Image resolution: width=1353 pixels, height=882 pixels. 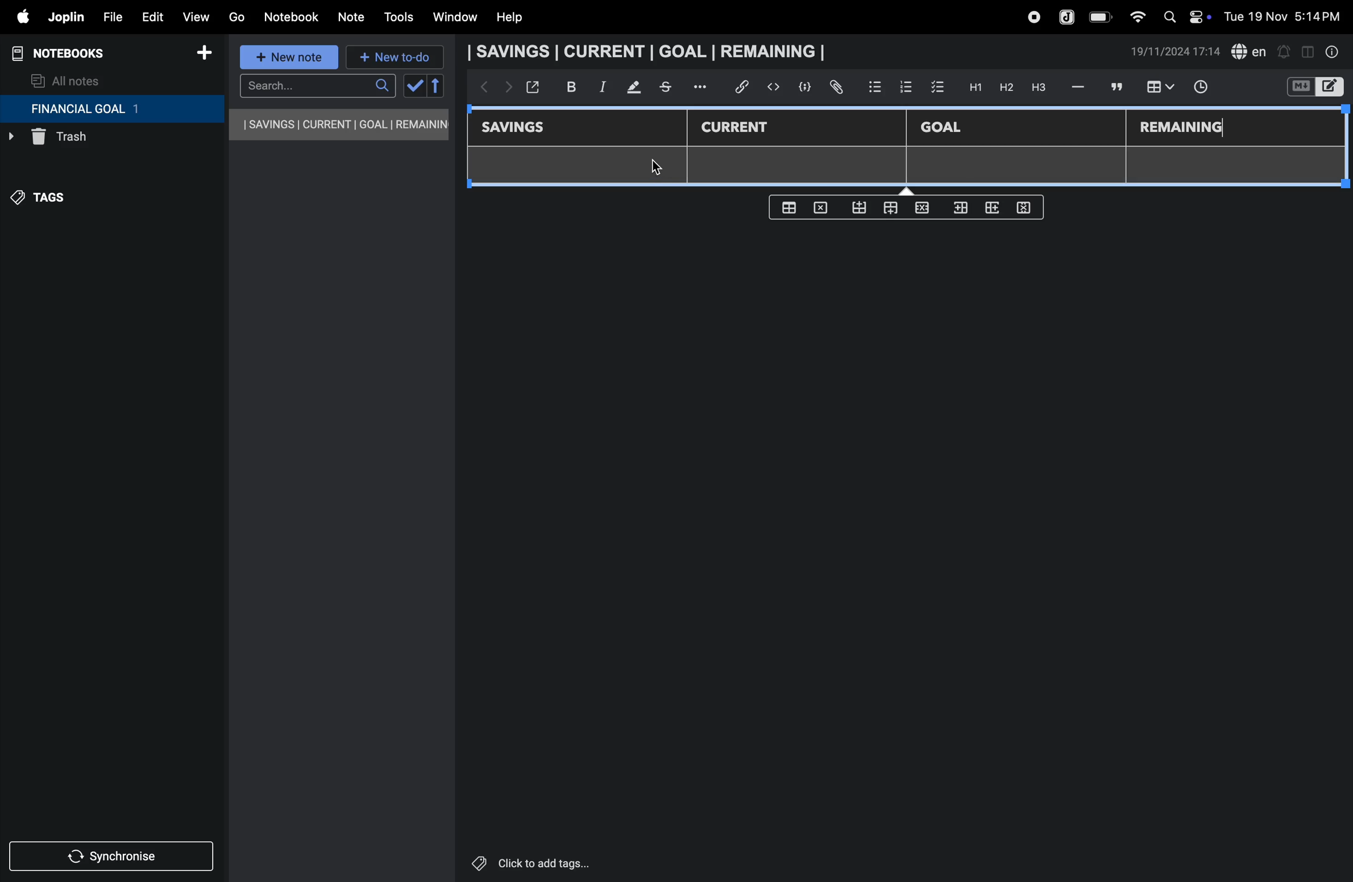 What do you see at coordinates (629, 88) in the screenshot?
I see `mark` at bounding box center [629, 88].